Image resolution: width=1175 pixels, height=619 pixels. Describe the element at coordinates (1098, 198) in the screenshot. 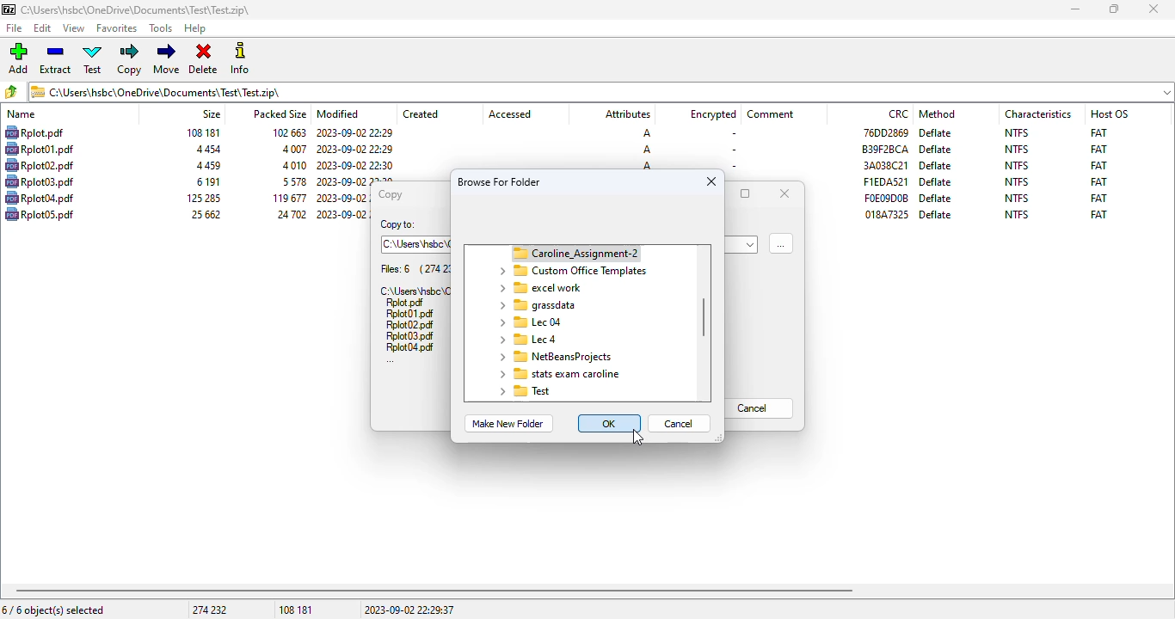

I see `FAT` at that location.